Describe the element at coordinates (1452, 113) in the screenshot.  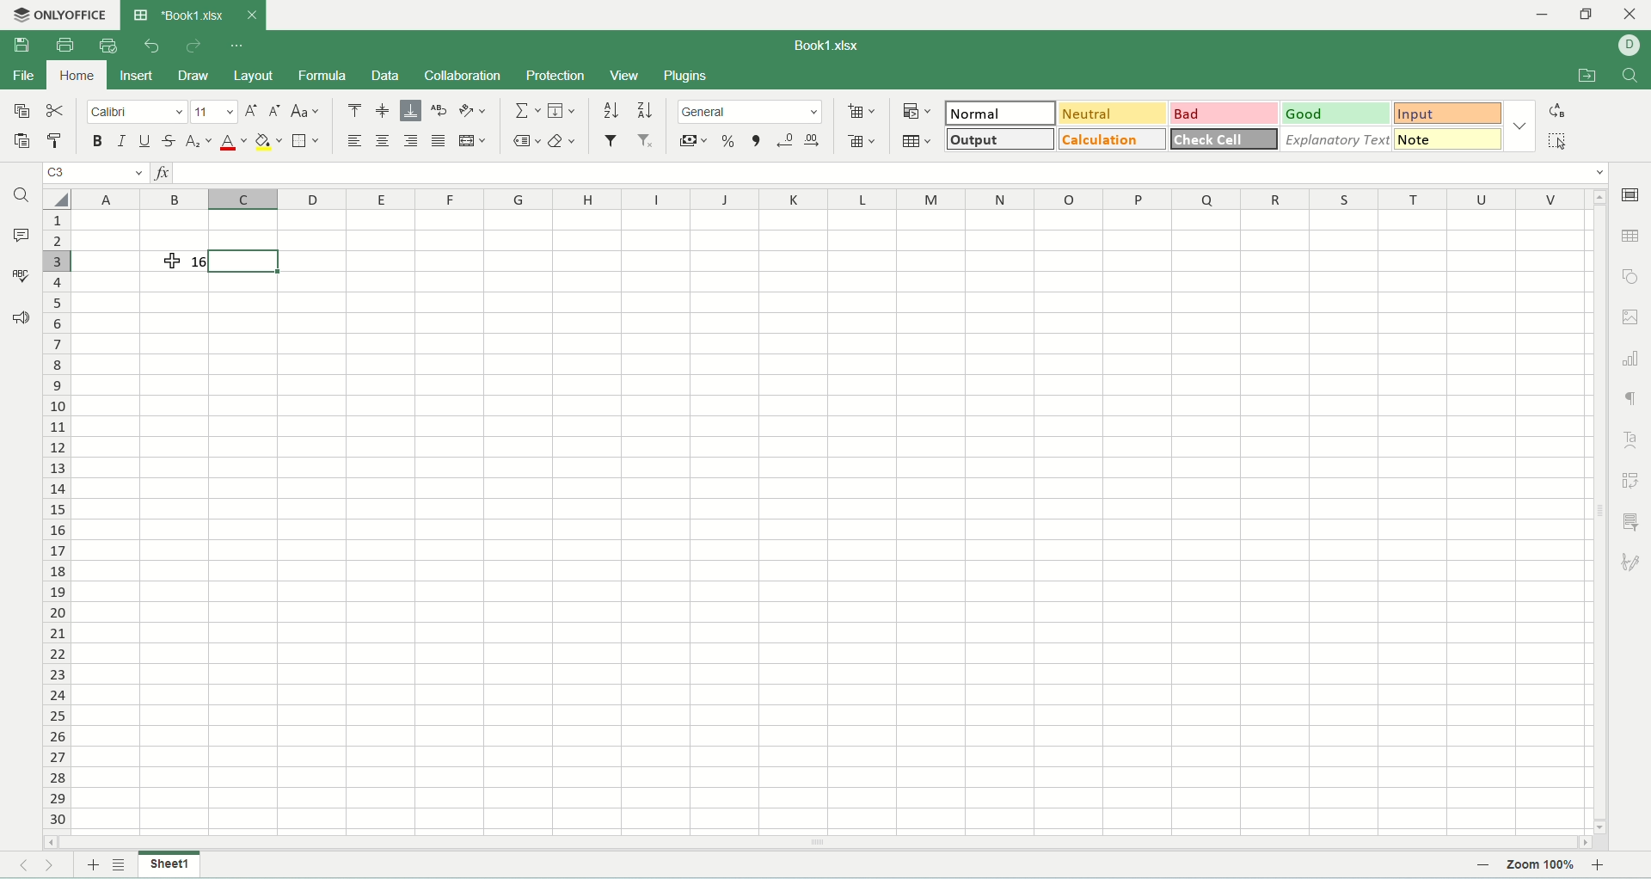
I see `input` at that location.